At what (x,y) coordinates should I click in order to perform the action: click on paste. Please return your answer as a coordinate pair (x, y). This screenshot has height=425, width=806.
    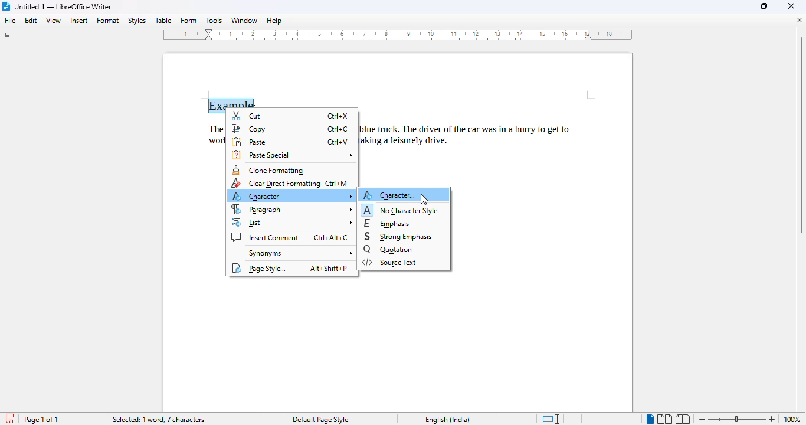
    Looking at the image, I should click on (250, 142).